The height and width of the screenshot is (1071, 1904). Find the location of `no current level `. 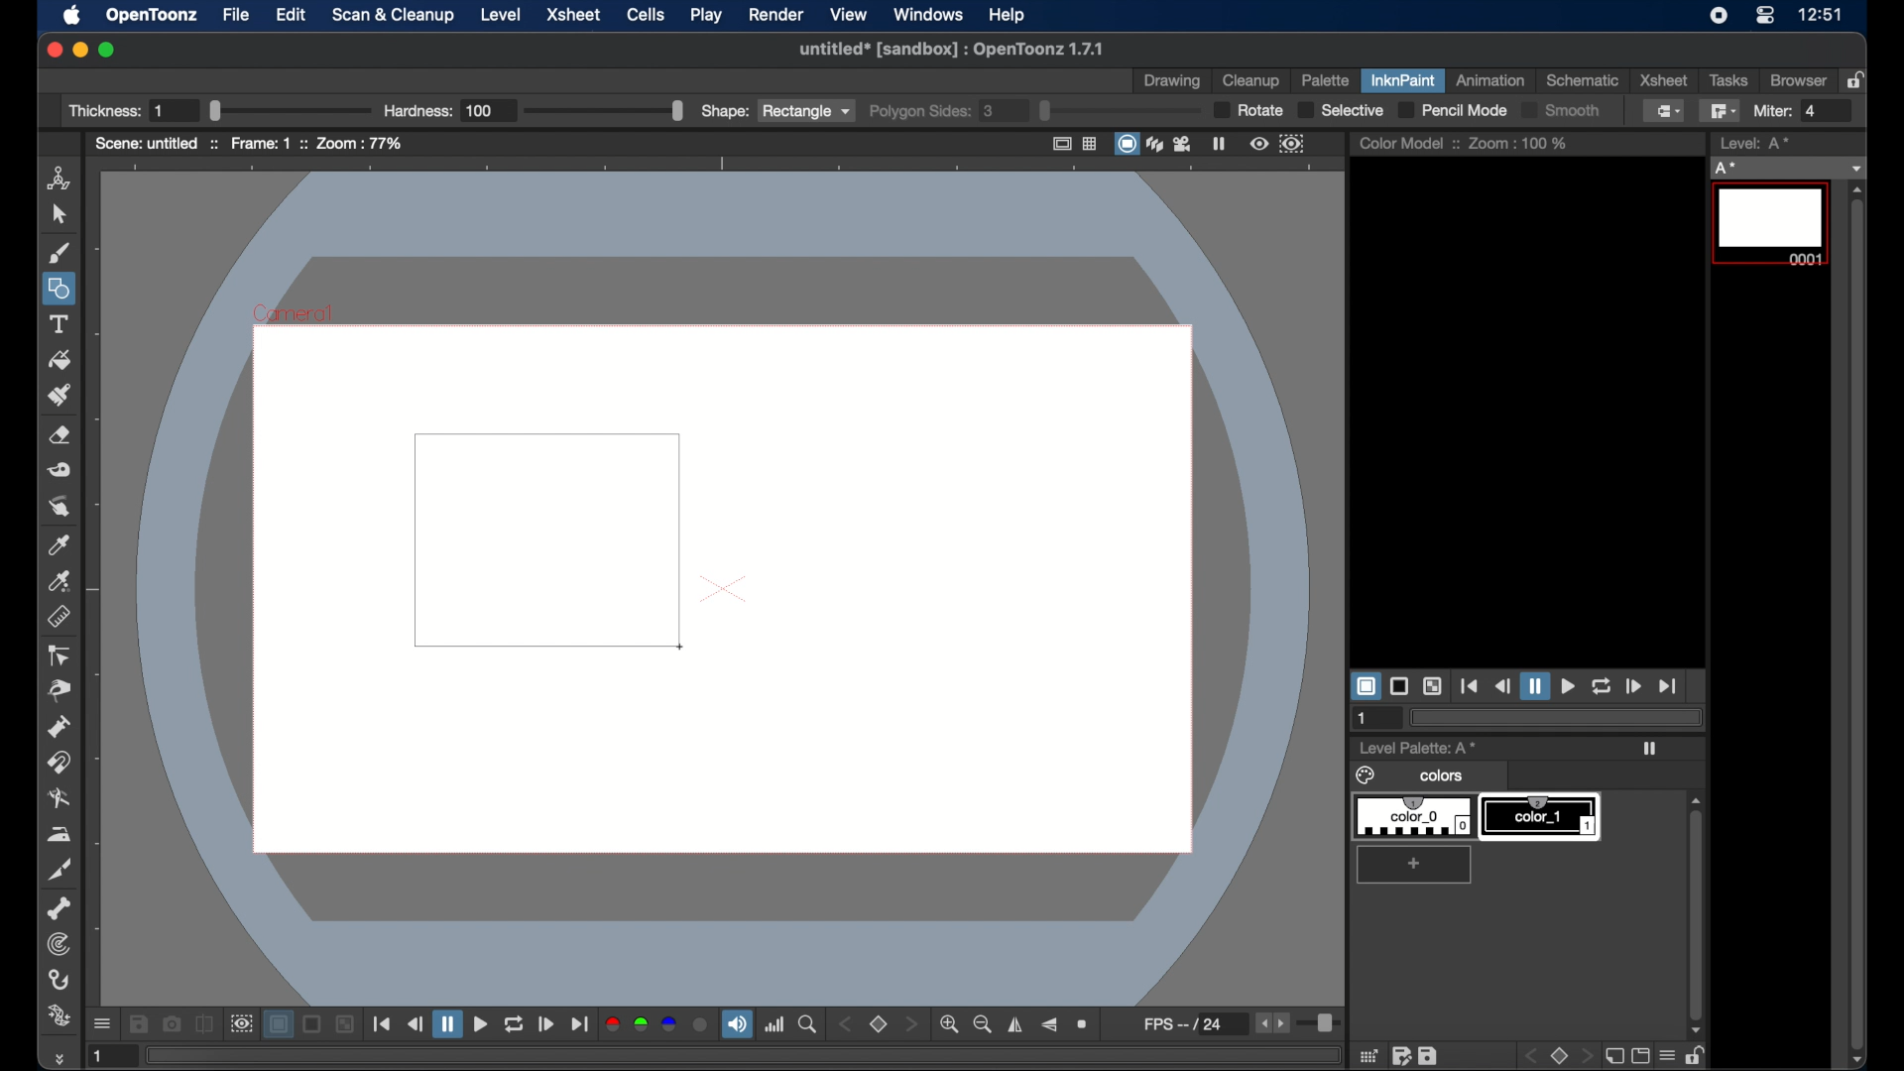

no current level  is located at coordinates (1786, 169).